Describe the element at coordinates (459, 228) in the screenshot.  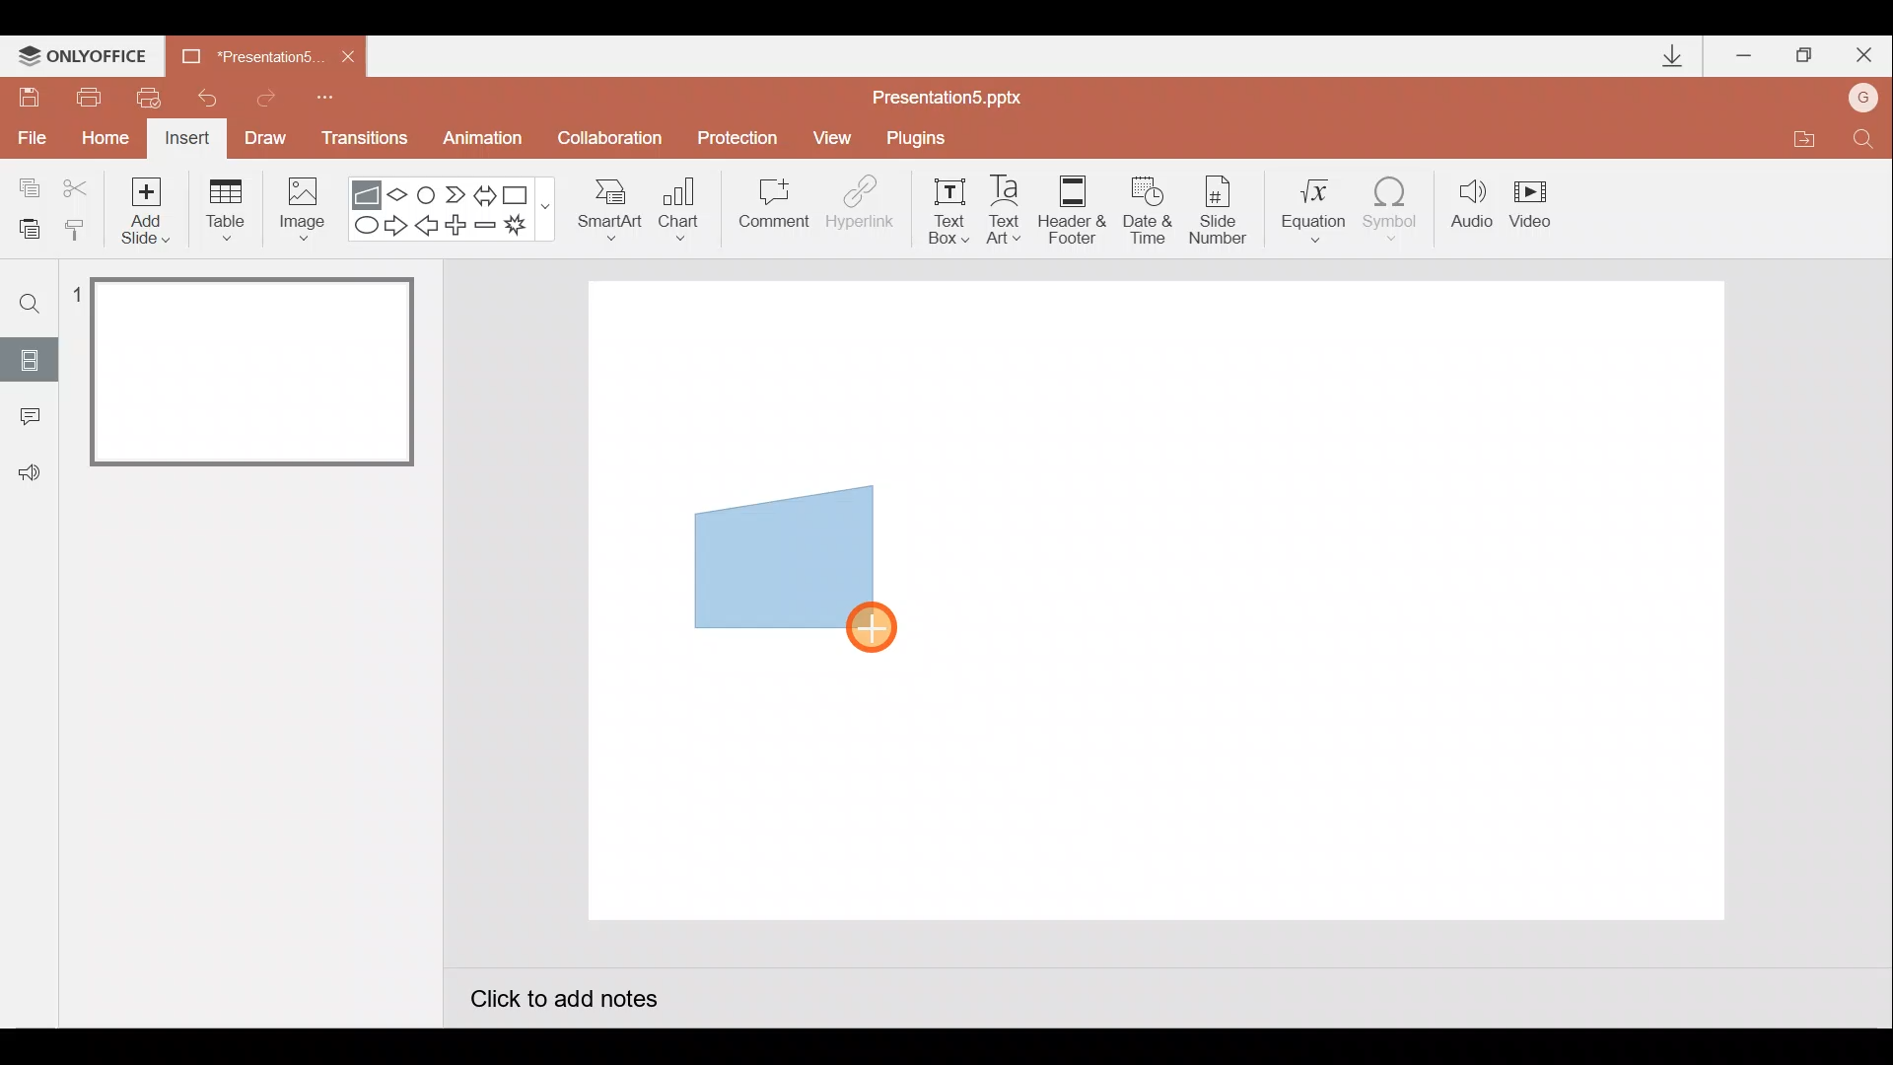
I see `Plus` at that location.